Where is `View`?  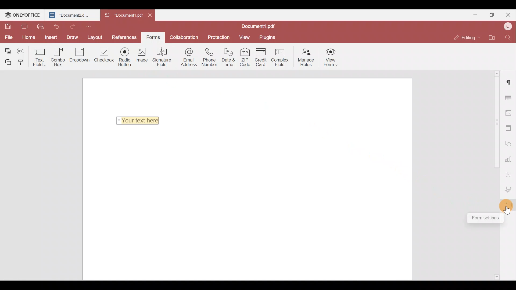
View is located at coordinates (245, 37).